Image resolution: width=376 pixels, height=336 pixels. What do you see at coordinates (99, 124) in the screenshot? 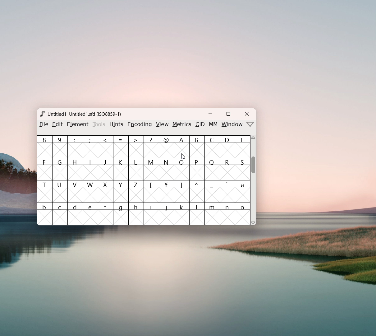
I see `tools` at bounding box center [99, 124].